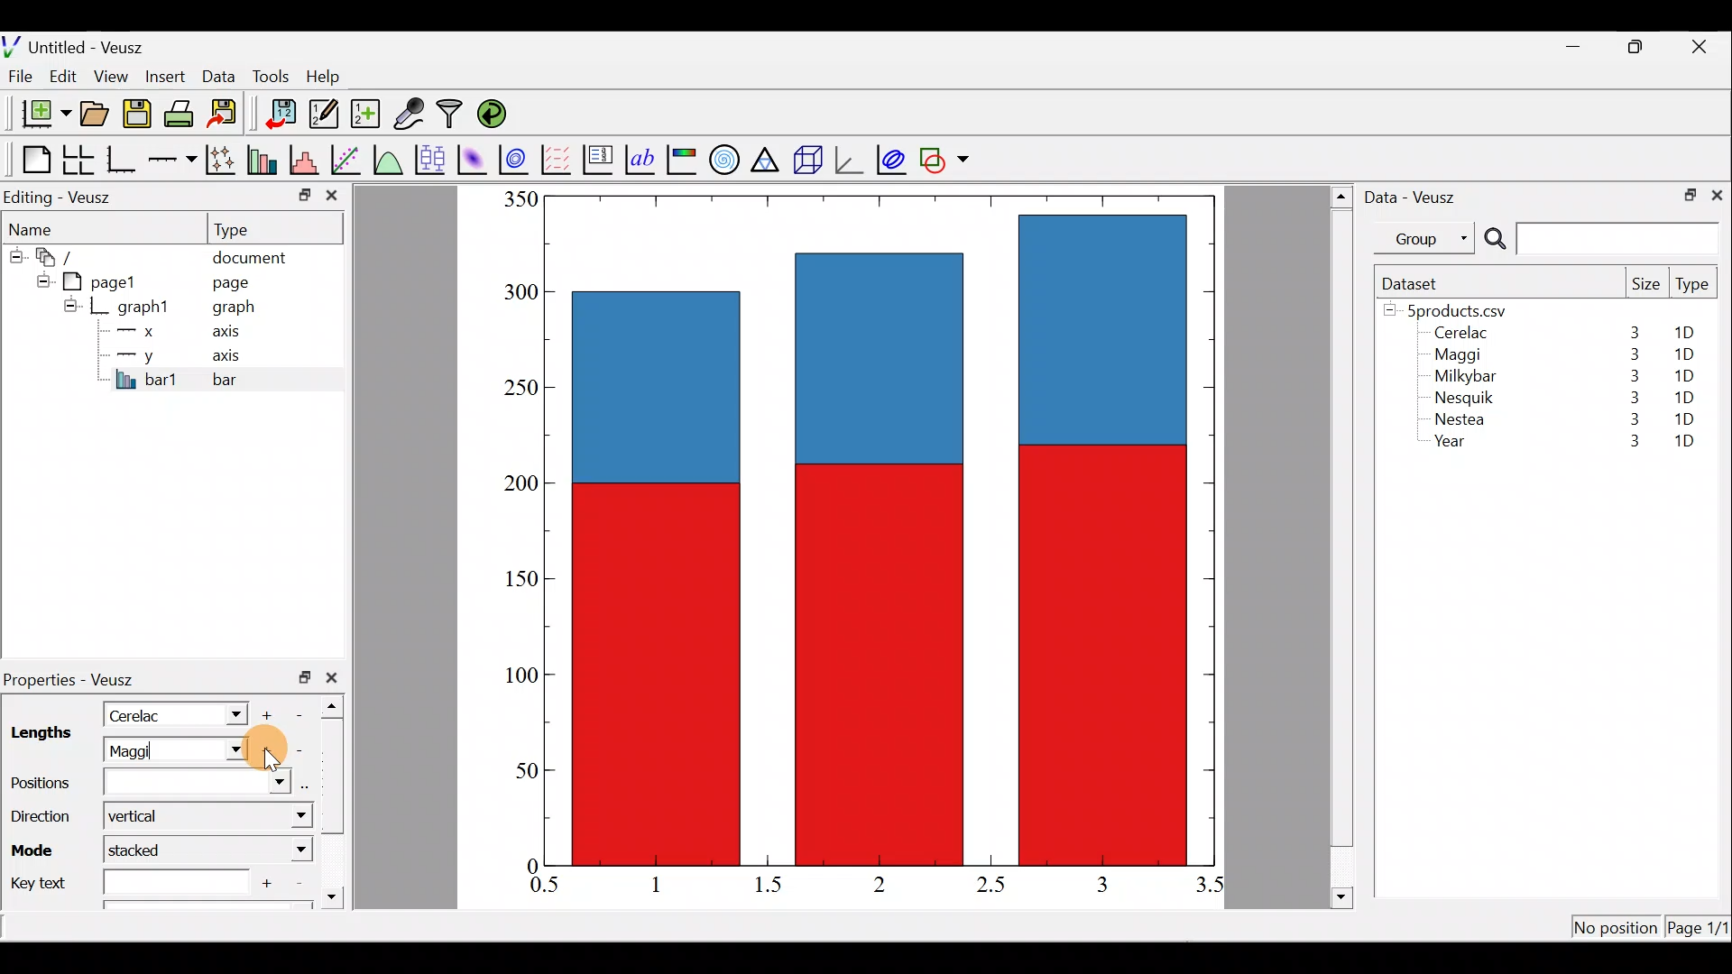  What do you see at coordinates (147, 379) in the screenshot?
I see `bar1` at bounding box center [147, 379].